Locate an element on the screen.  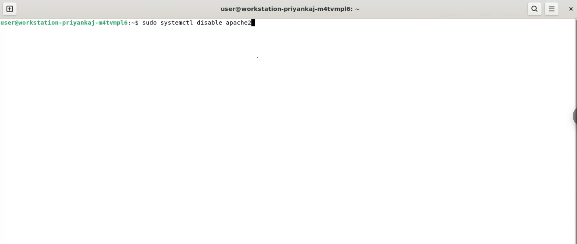
new tab is located at coordinates (10, 8).